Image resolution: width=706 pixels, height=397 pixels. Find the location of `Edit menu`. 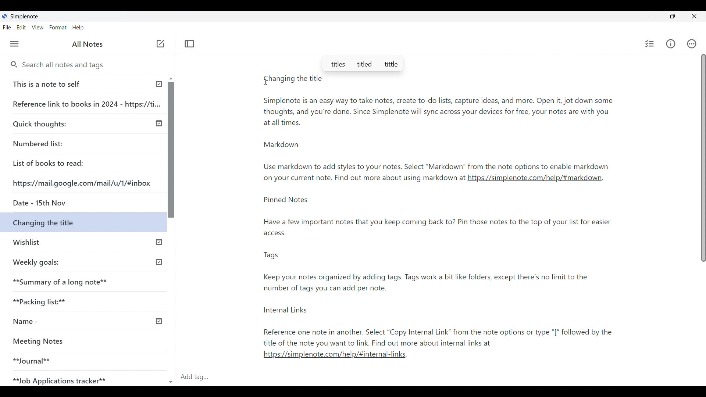

Edit menu is located at coordinates (21, 27).